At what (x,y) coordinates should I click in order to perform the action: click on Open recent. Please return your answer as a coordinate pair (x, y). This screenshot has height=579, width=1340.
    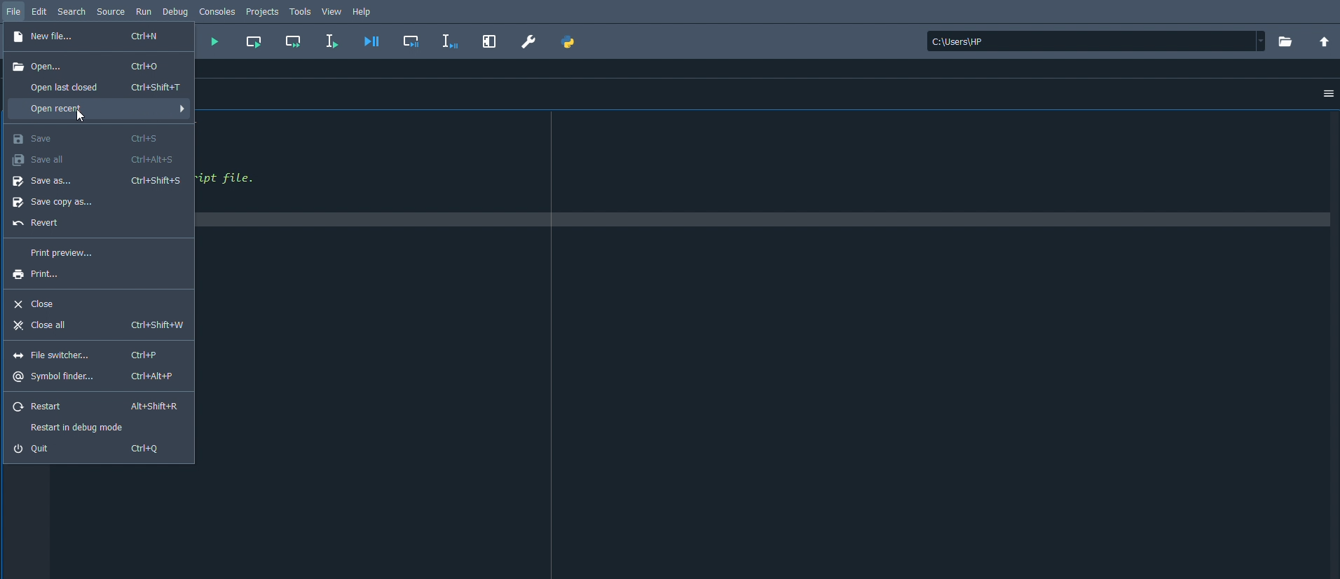
    Looking at the image, I should click on (98, 111).